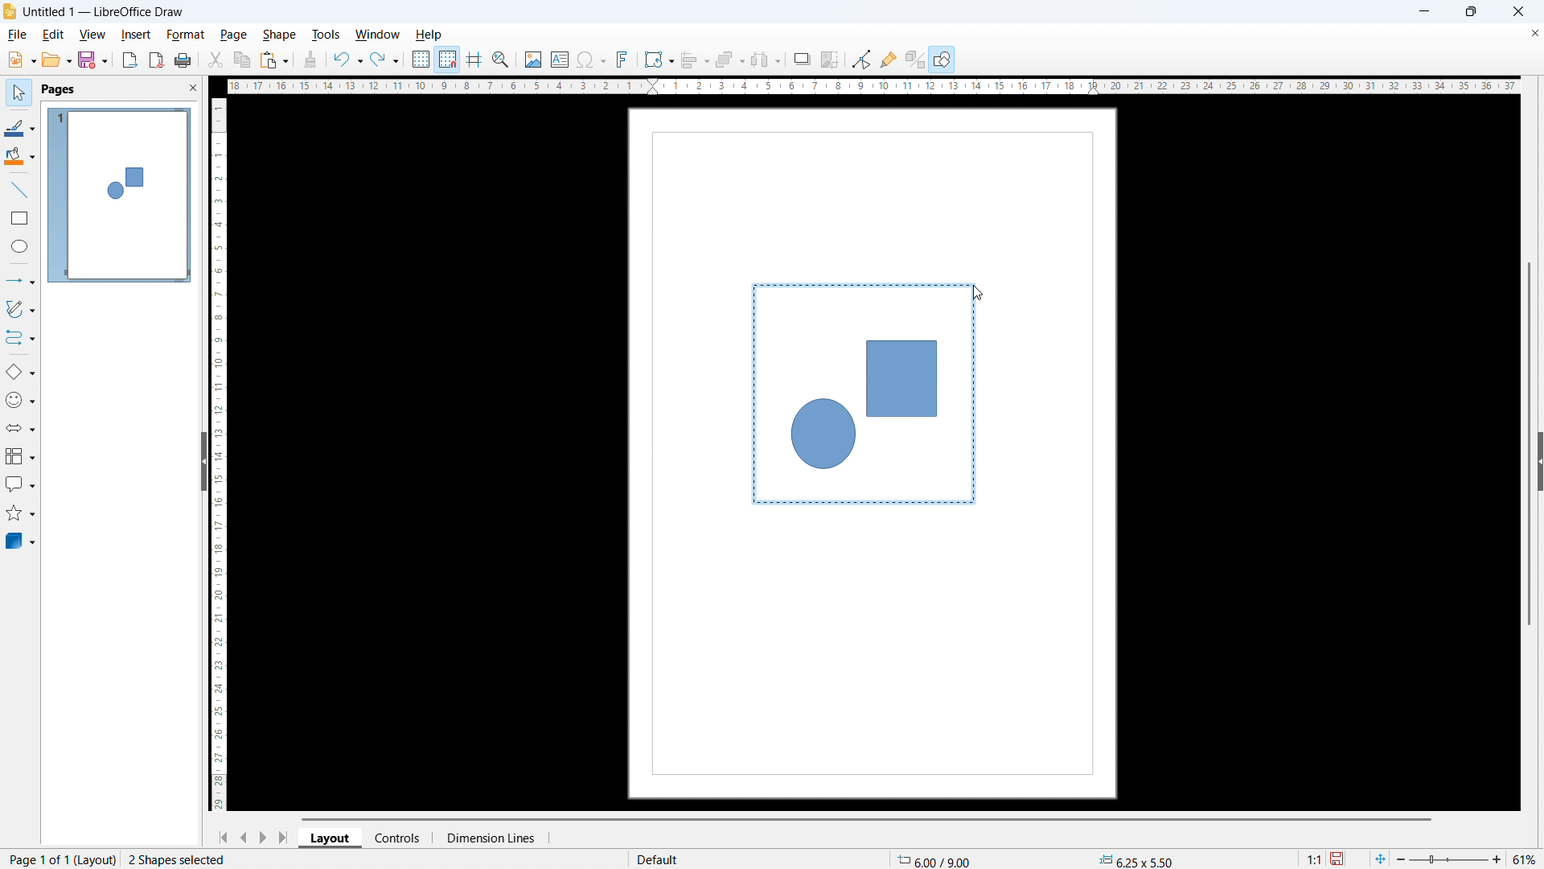  I want to click on redo, so click(386, 60).